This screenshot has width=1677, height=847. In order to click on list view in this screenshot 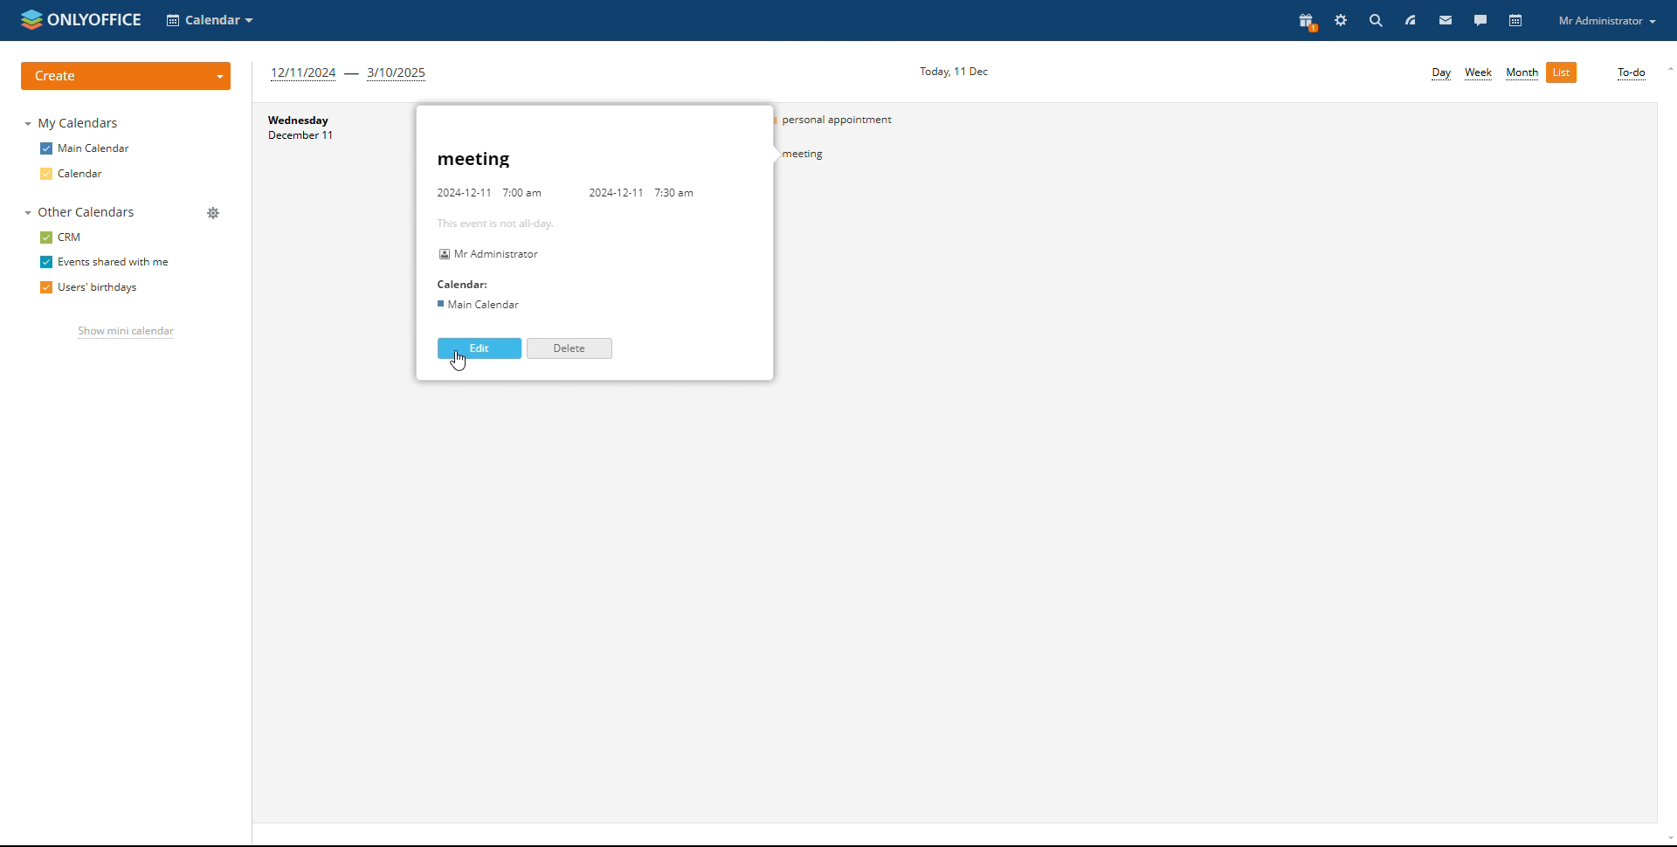, I will do `click(1562, 72)`.